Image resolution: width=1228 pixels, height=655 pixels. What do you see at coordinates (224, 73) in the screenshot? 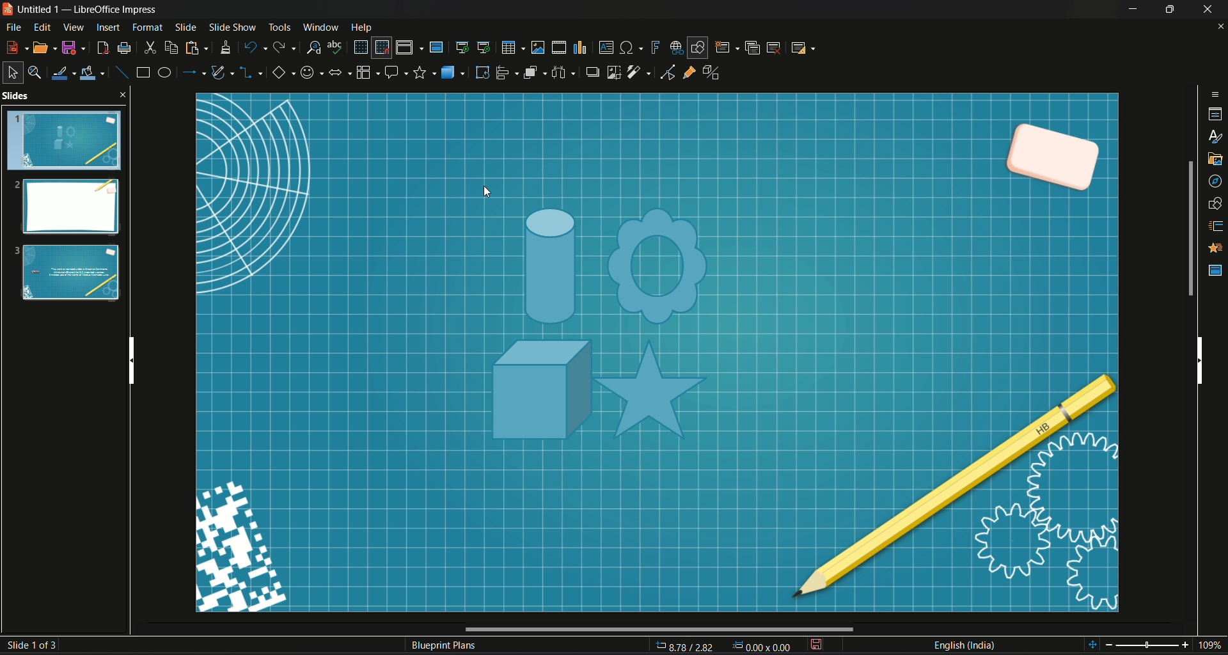
I see `curves and polygon` at bounding box center [224, 73].